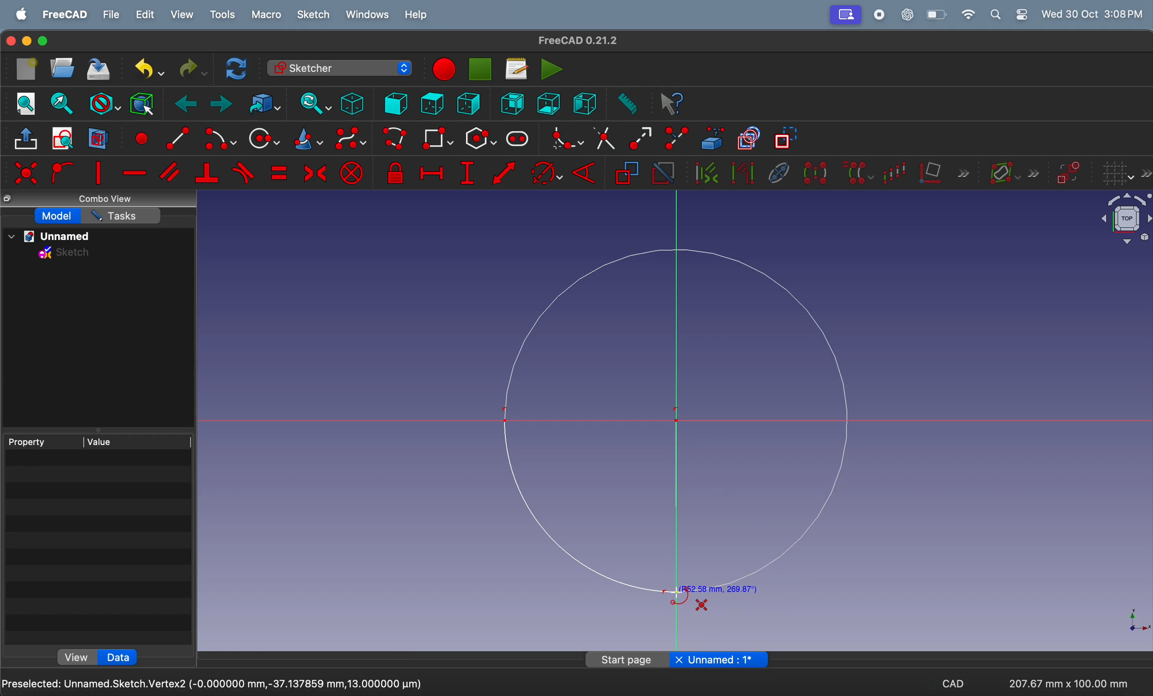  What do you see at coordinates (515, 103) in the screenshot?
I see `rear view` at bounding box center [515, 103].